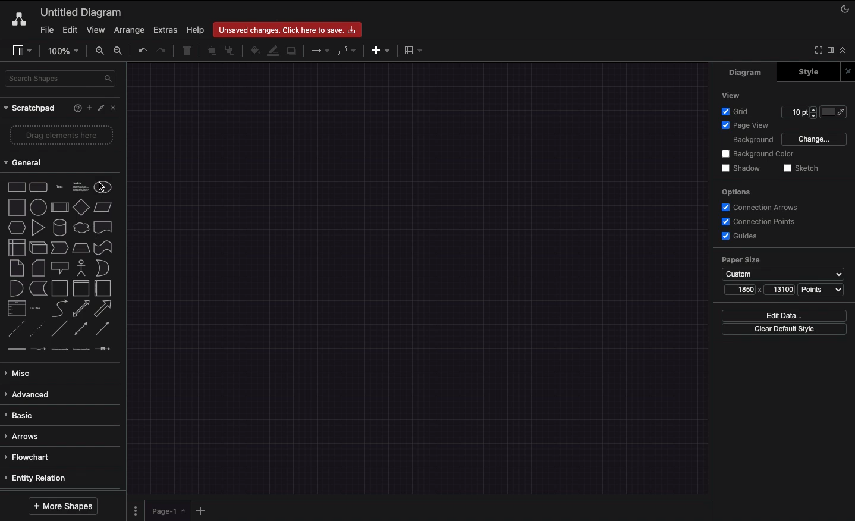  Describe the element at coordinates (845, 8) in the screenshot. I see `Night mode ` at that location.